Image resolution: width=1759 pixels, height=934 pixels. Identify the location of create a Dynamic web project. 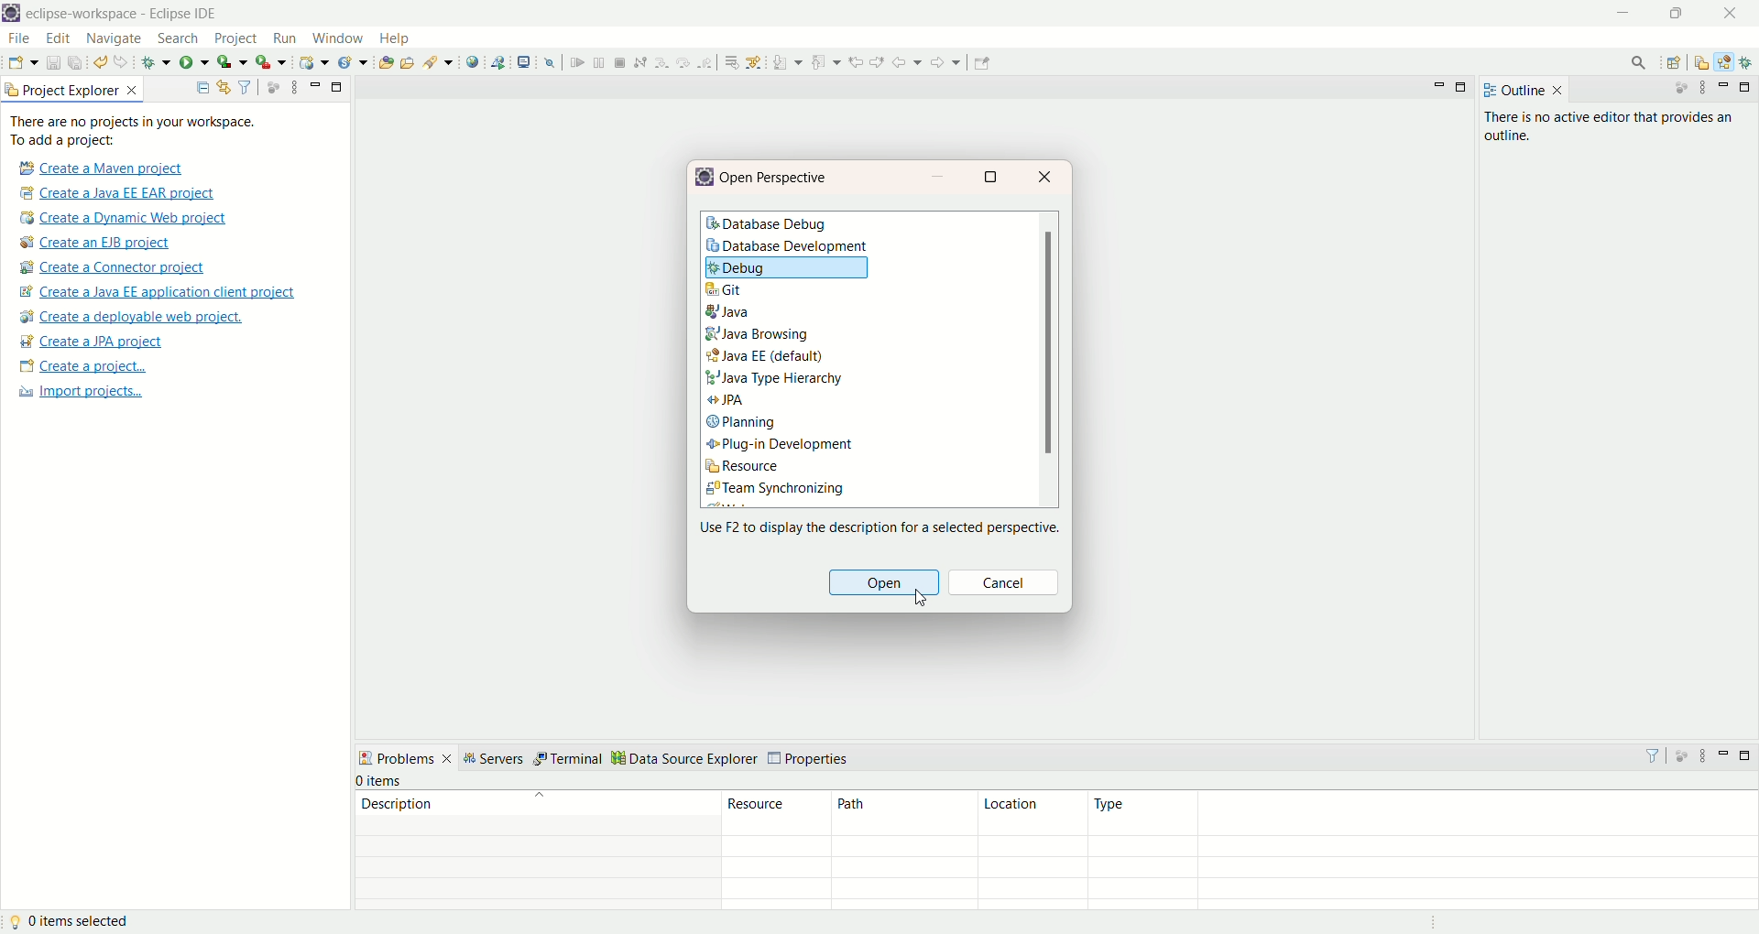
(124, 217).